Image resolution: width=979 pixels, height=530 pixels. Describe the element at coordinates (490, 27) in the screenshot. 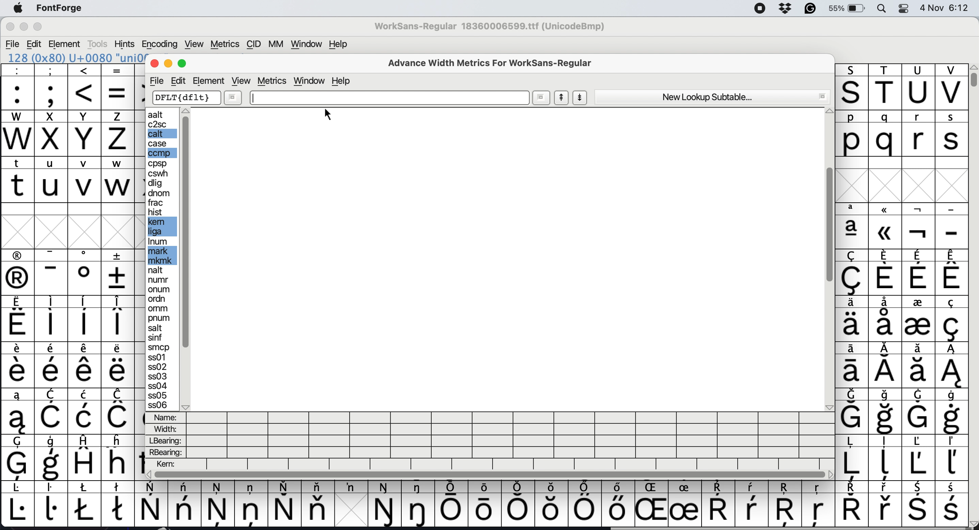

I see `WorkSans-Regular 18360006599.ttf (UnicodeBmp)` at that location.